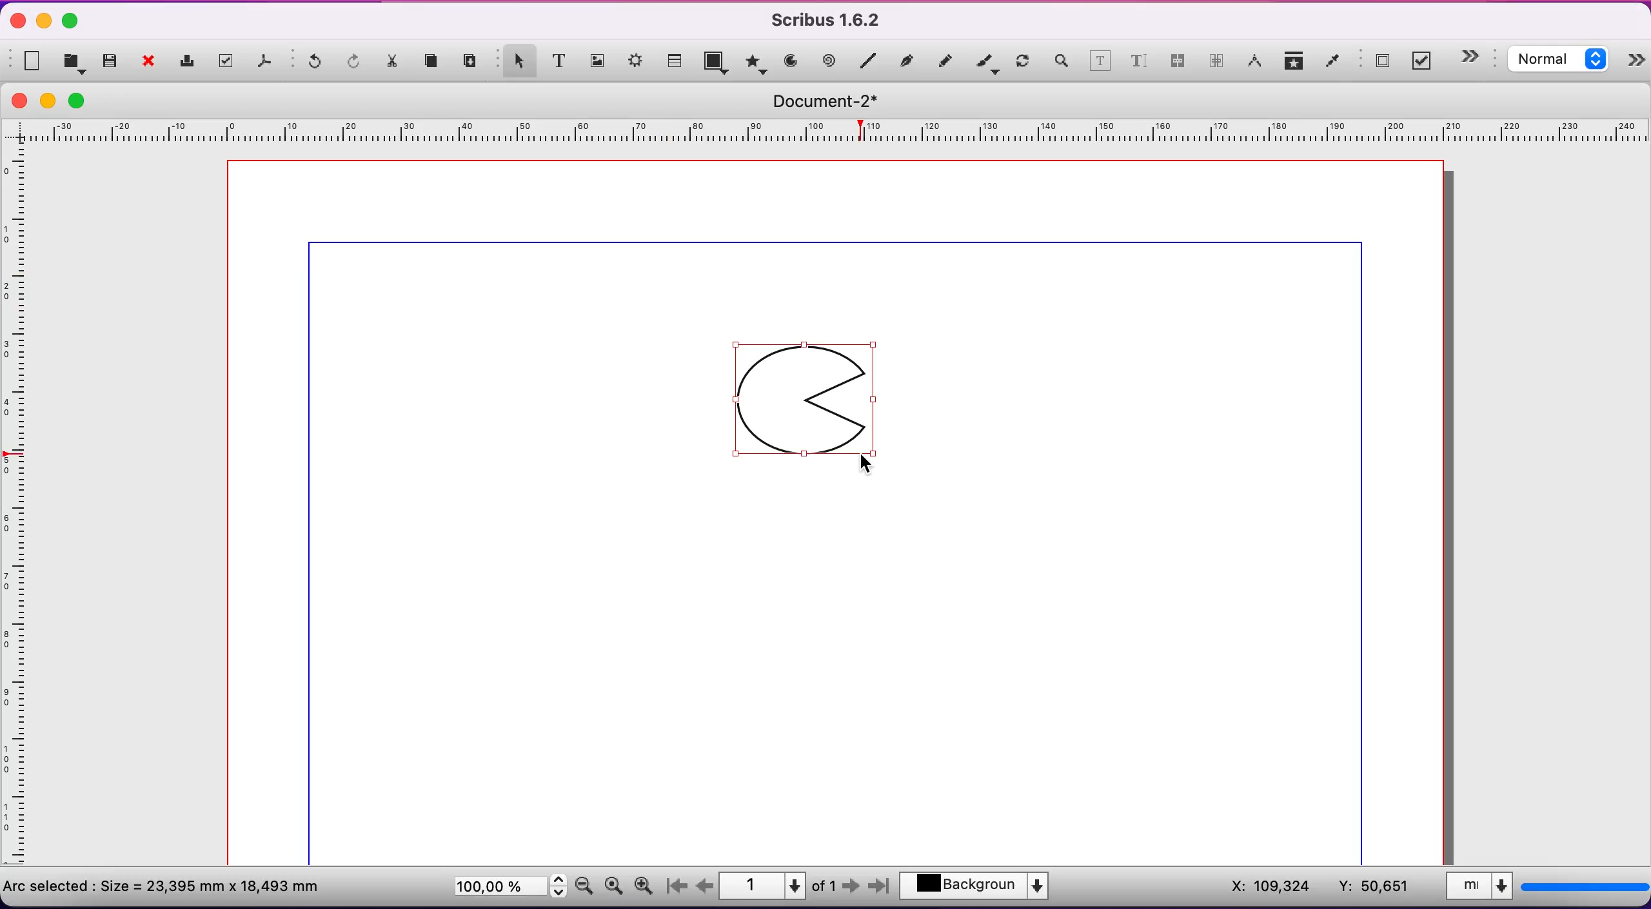 This screenshot has width=1651, height=909. I want to click on insert pdf press button, so click(1378, 62).